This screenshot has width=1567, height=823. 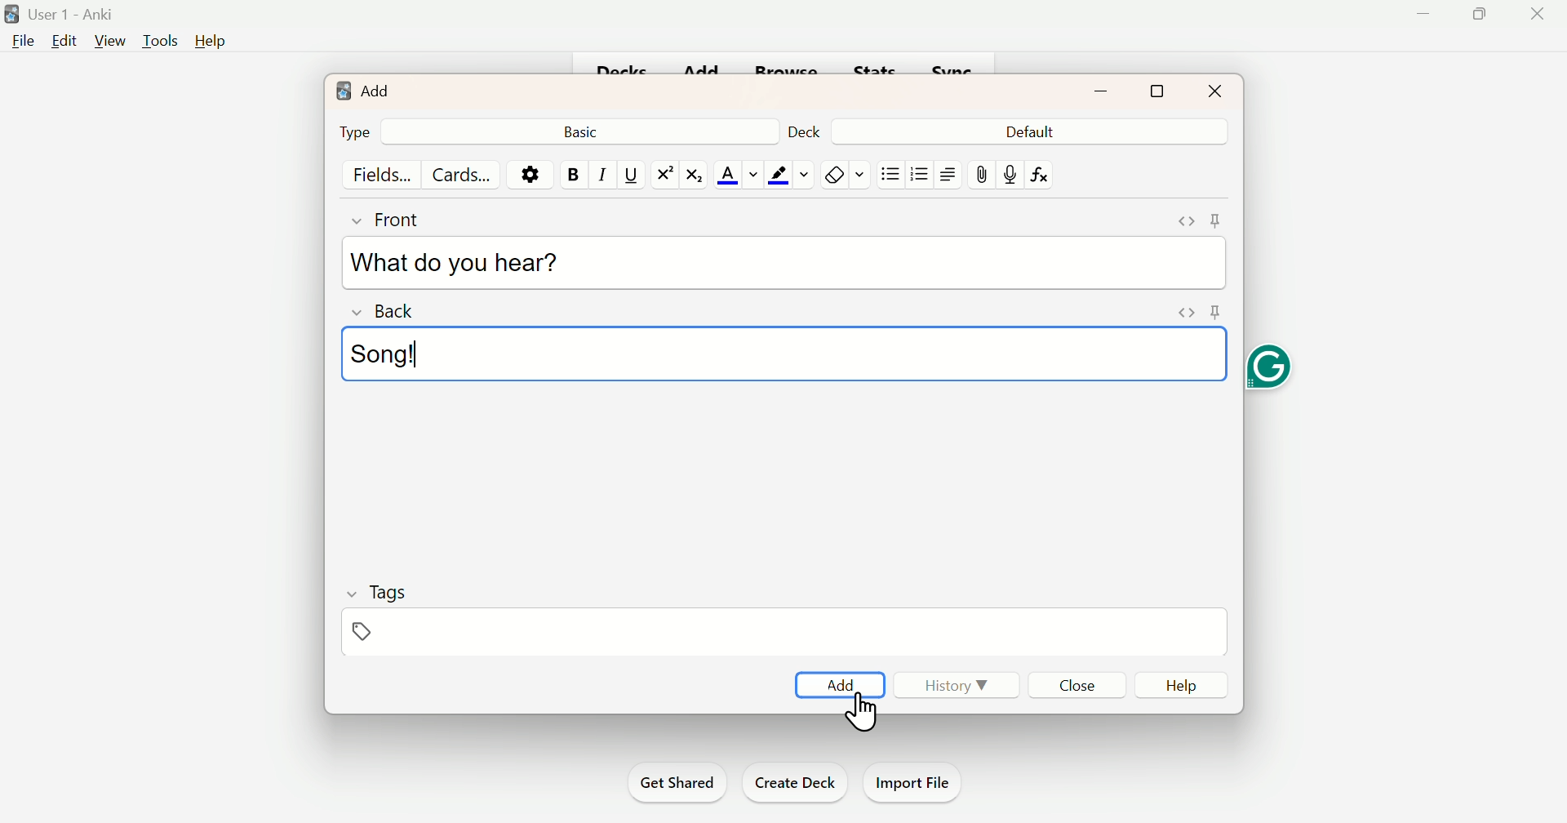 What do you see at coordinates (1484, 16) in the screenshot?
I see `Maximize` at bounding box center [1484, 16].